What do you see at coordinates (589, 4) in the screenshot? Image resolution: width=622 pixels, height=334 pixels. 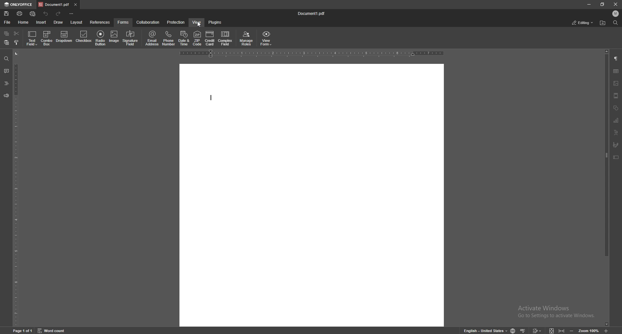 I see `minimize` at bounding box center [589, 4].